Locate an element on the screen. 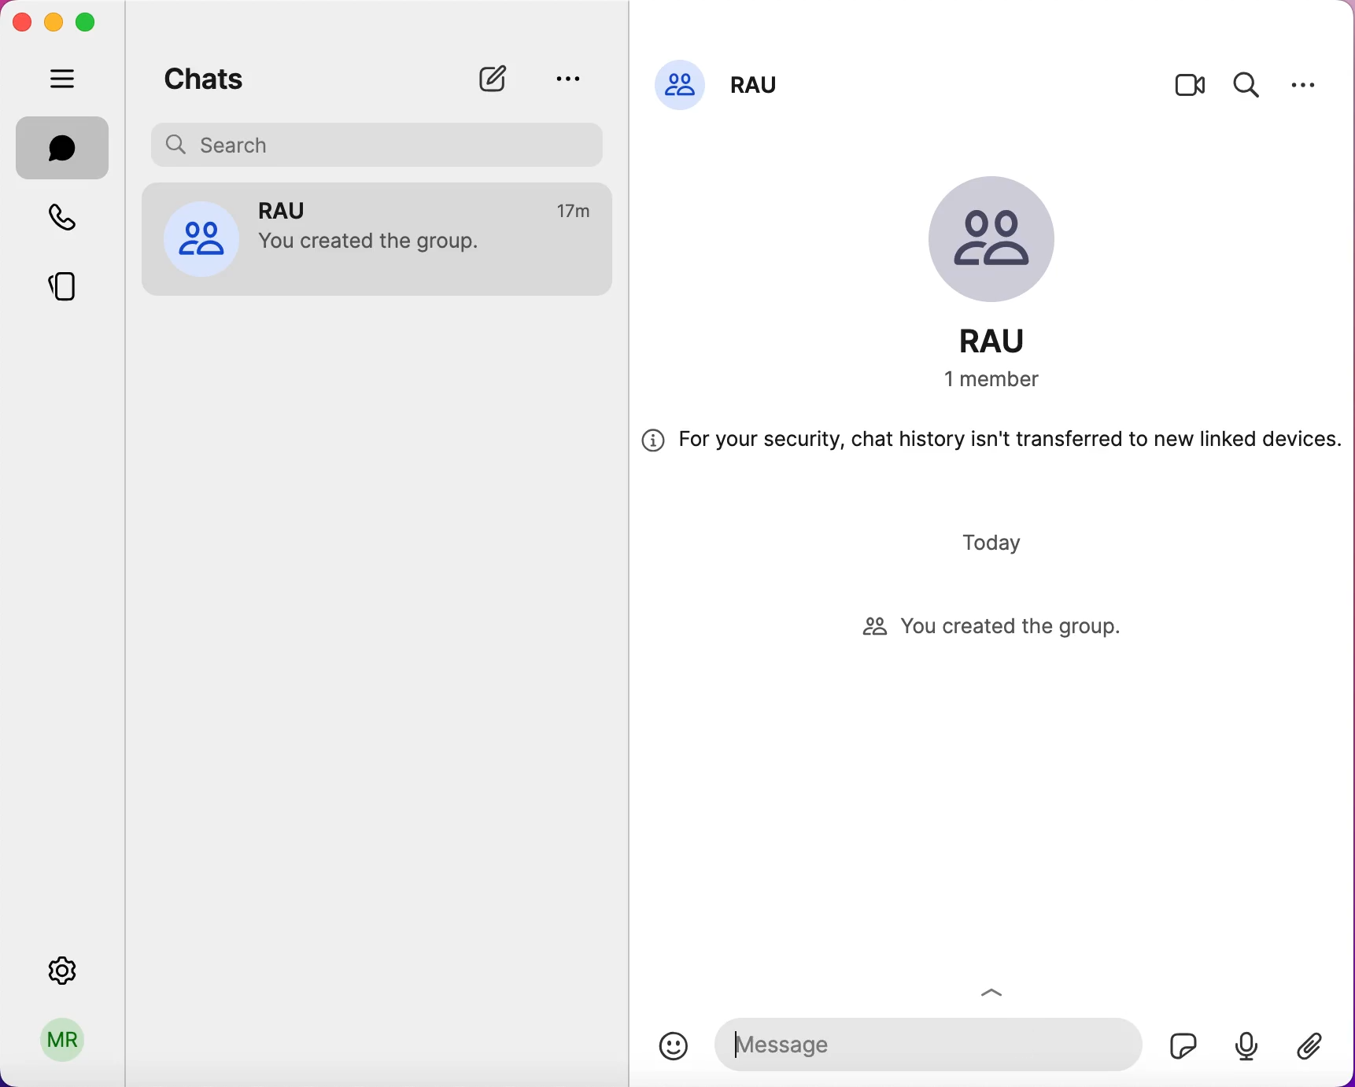 The width and height of the screenshot is (1355, 1087). settings is located at coordinates (1304, 84).